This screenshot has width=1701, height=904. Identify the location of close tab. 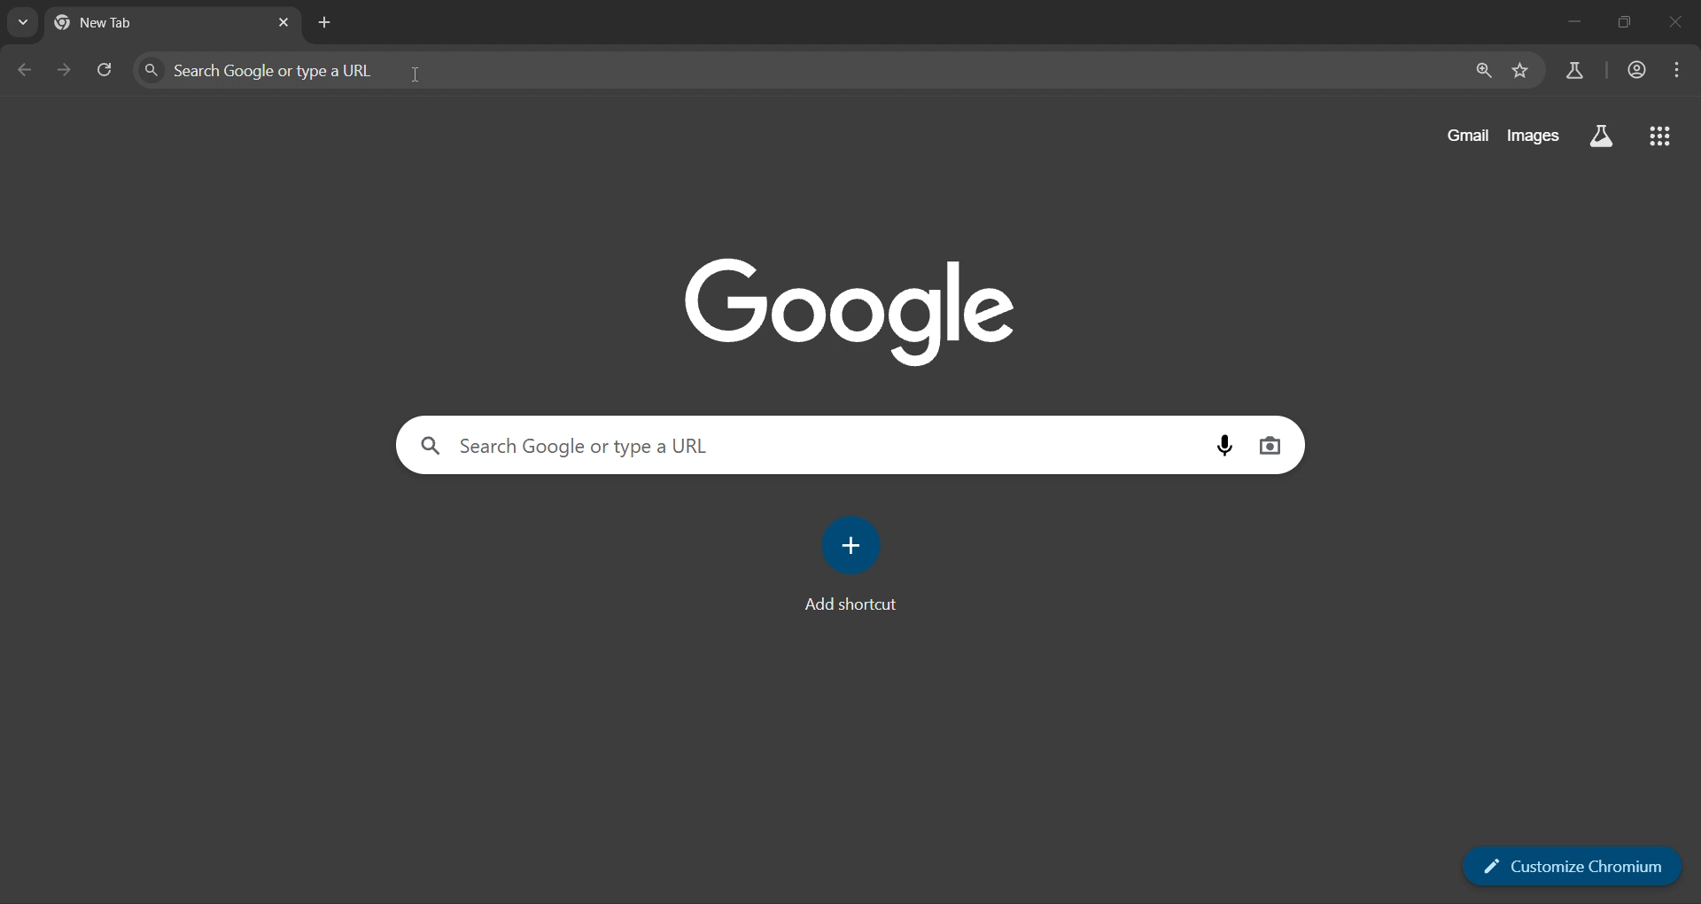
(283, 24).